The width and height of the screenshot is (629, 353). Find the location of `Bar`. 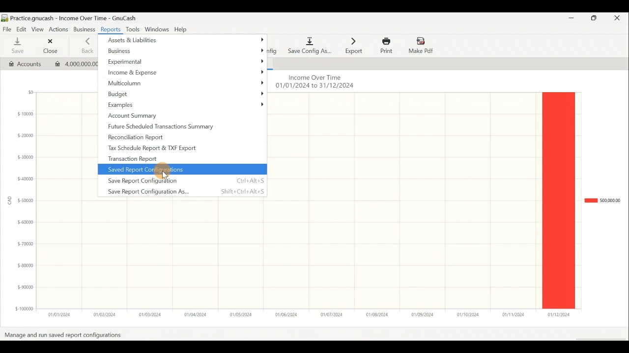

Bar is located at coordinates (558, 200).